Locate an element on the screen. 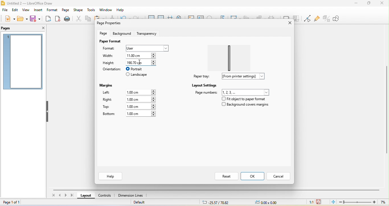  layout settings is located at coordinates (204, 85).